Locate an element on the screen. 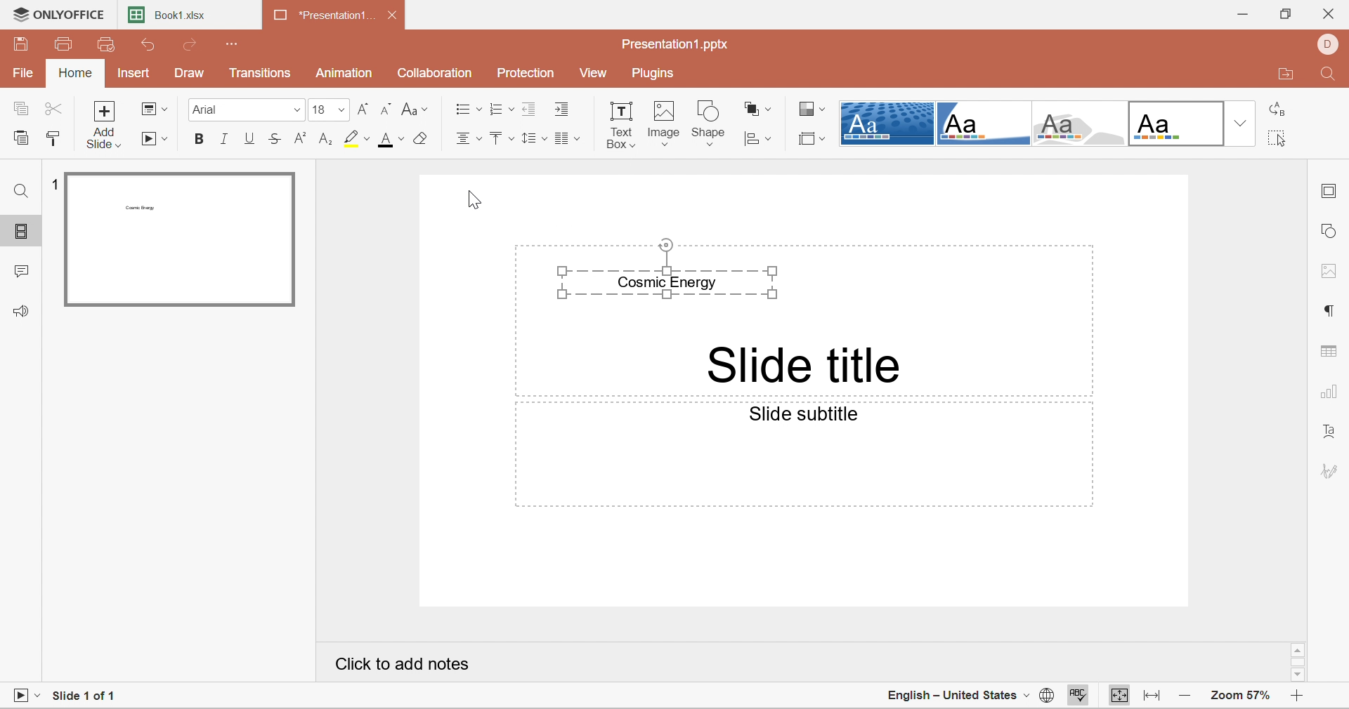  Shape is located at coordinates (709, 122).